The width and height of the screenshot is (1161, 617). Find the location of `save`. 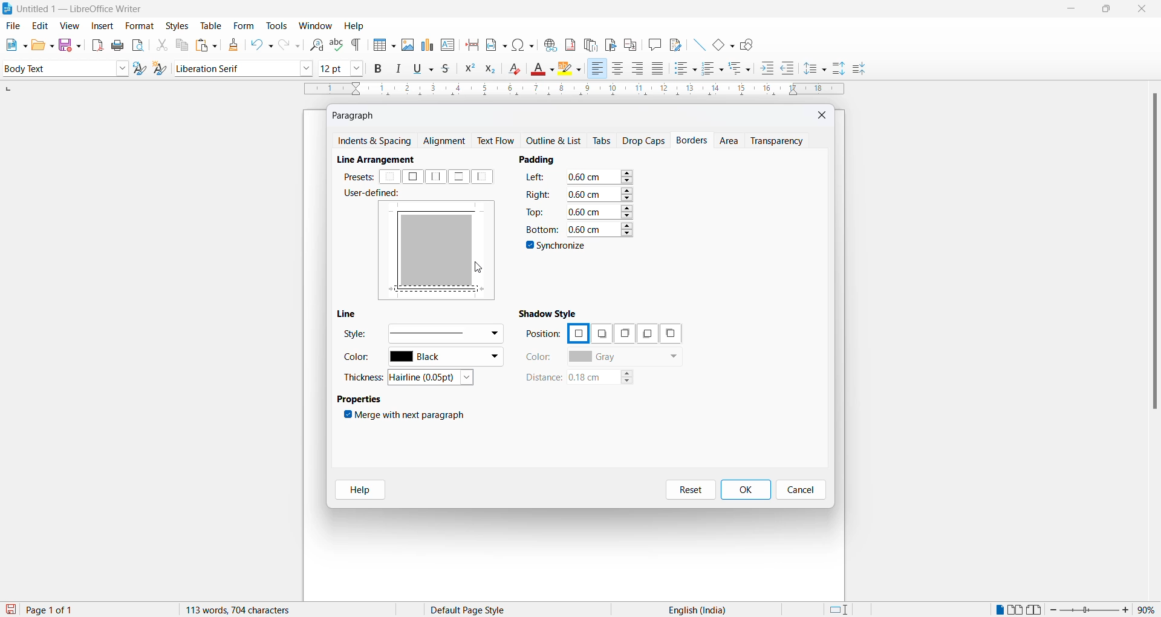

save is located at coordinates (11, 610).